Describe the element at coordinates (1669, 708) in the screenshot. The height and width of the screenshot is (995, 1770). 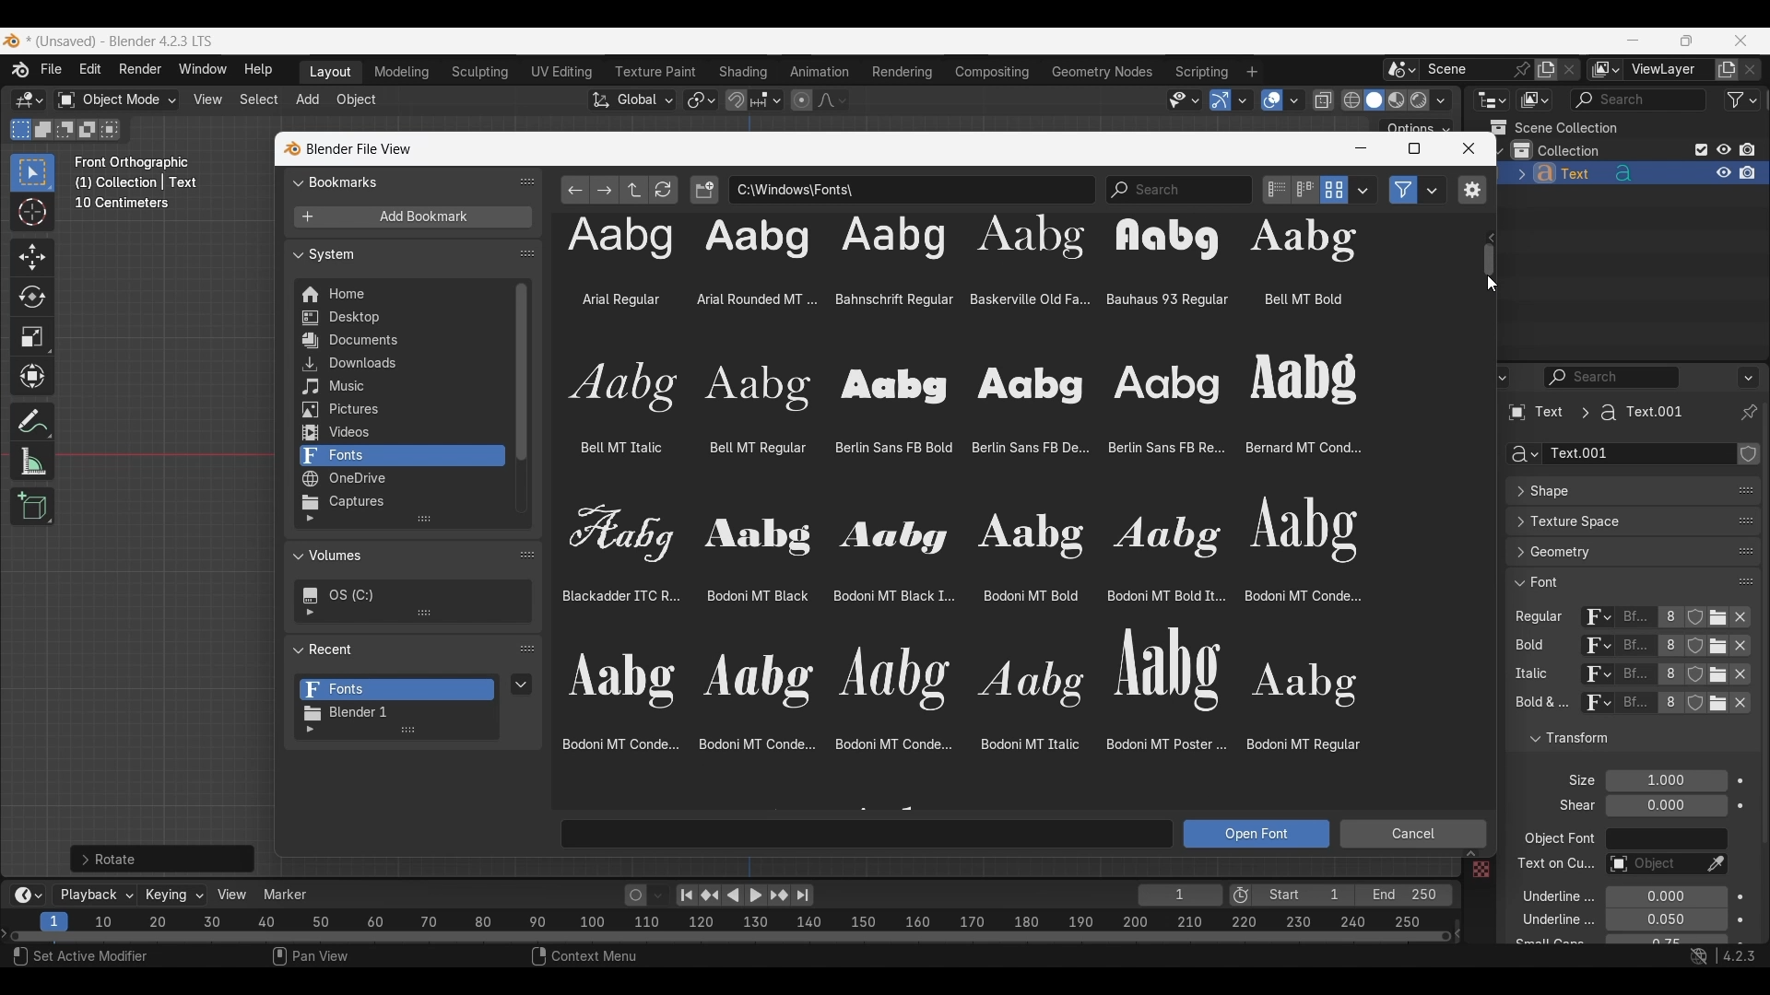
I see `Display number of users` at that location.